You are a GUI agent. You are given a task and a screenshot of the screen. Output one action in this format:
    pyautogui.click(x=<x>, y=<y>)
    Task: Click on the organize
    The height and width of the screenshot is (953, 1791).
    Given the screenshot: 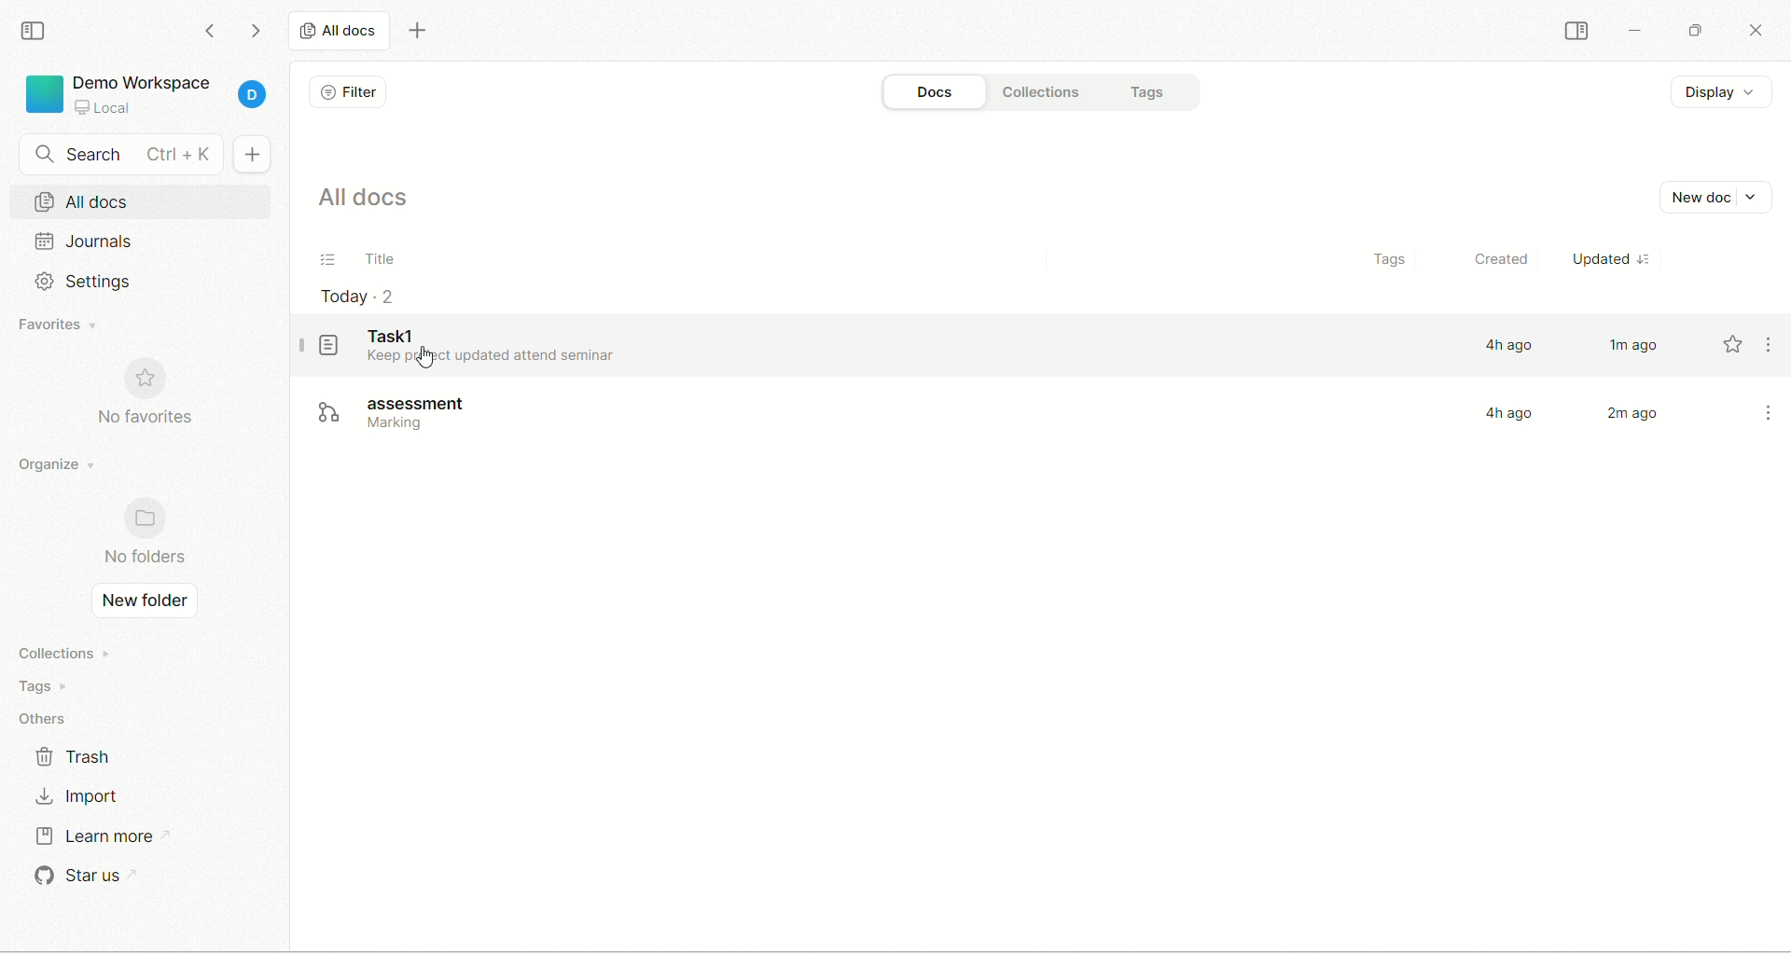 What is the action you would take?
    pyautogui.click(x=64, y=463)
    